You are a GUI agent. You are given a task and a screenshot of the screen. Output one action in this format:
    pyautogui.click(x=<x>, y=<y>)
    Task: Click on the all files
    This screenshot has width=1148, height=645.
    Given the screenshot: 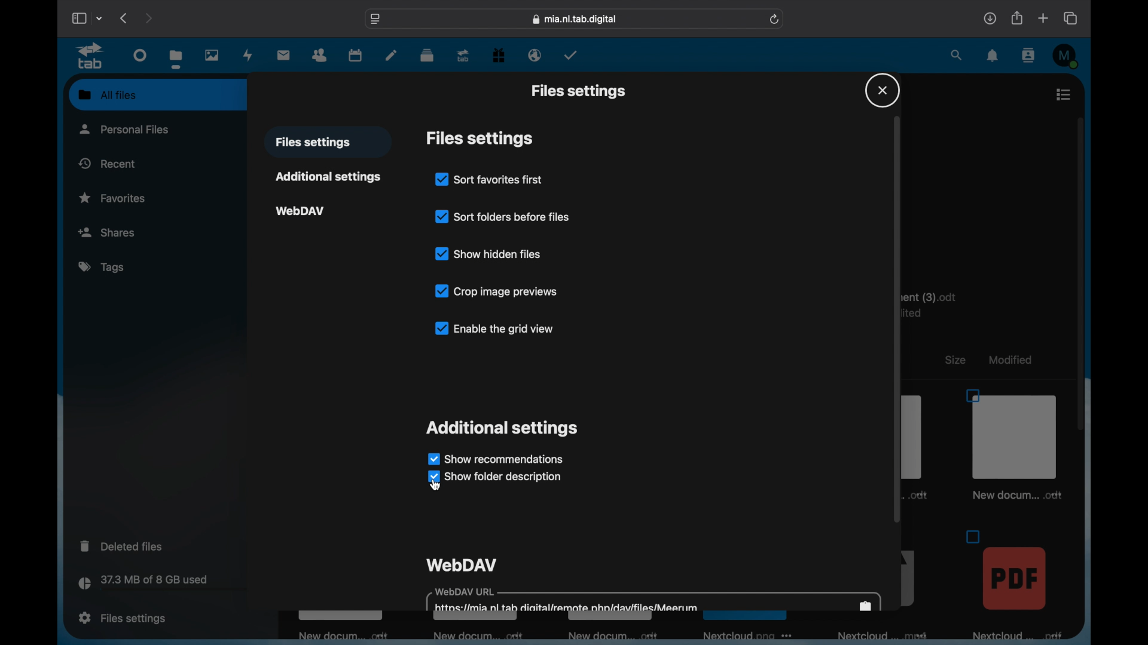 What is the action you would take?
    pyautogui.click(x=108, y=94)
    